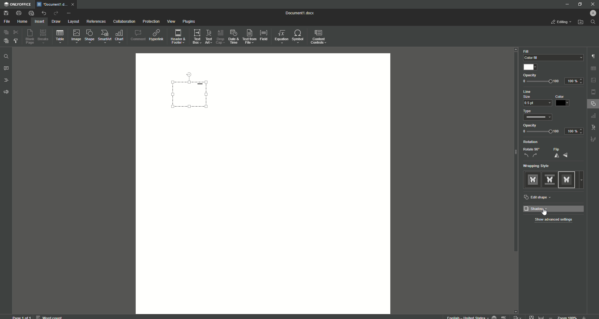  I want to click on Home, so click(22, 22).